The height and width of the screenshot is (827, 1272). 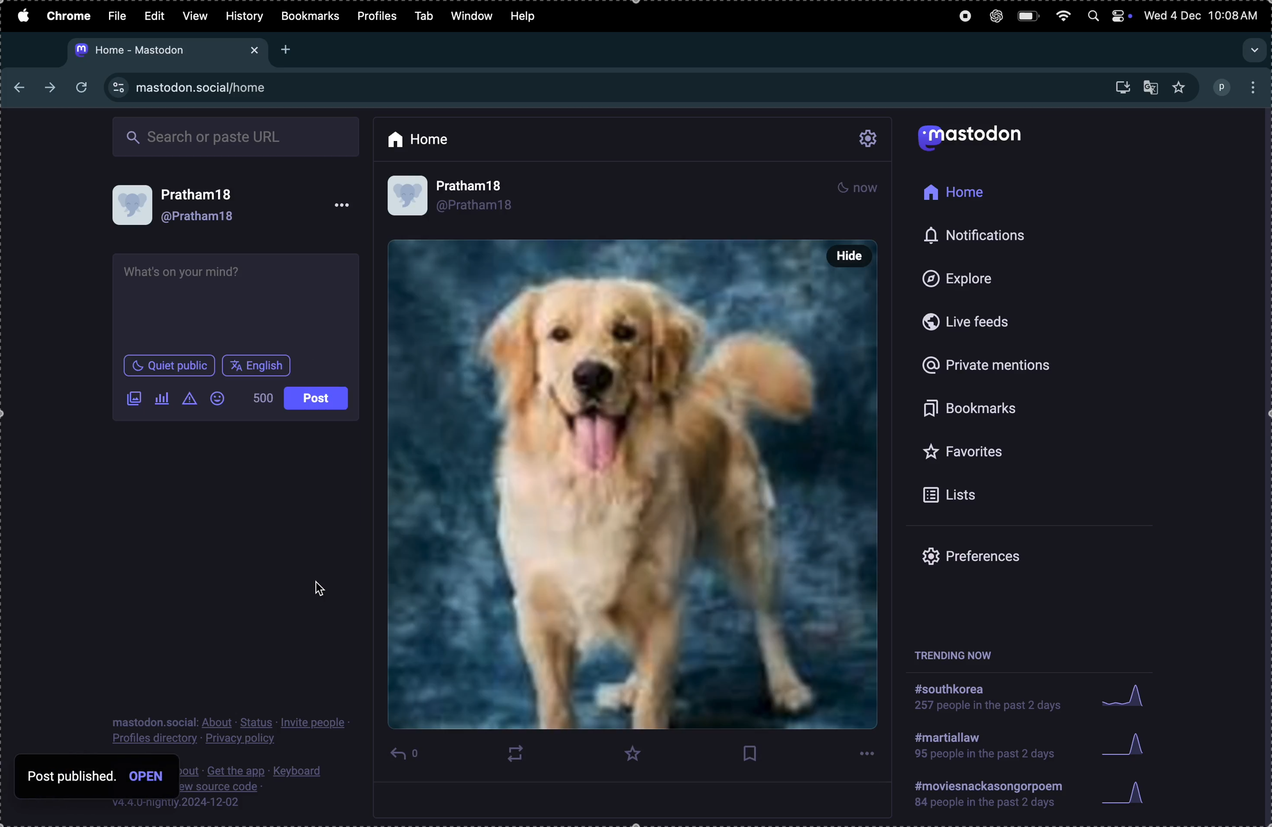 I want to click on Chrome, so click(x=67, y=16).